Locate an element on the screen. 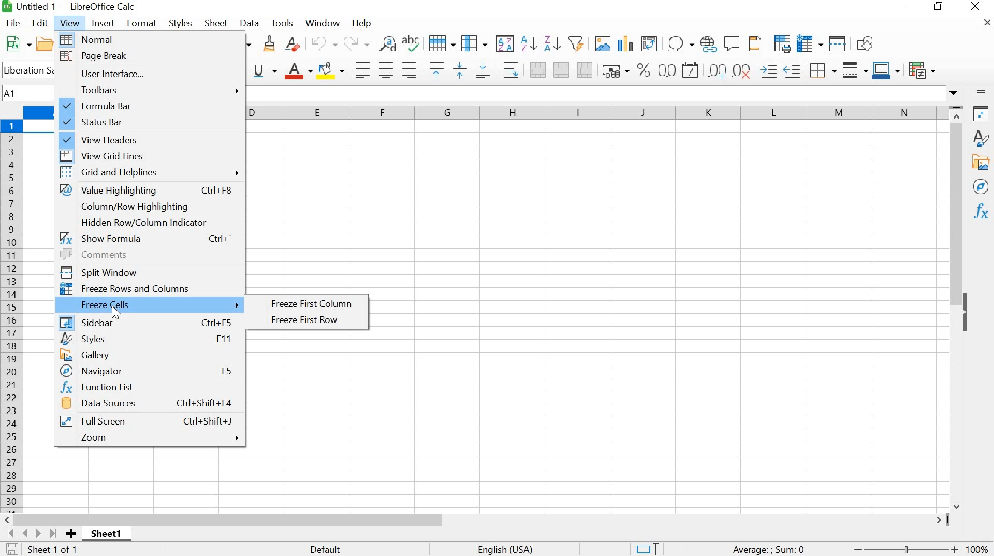 Image resolution: width=994 pixels, height=556 pixels. FONT COLOR is located at coordinates (298, 71).